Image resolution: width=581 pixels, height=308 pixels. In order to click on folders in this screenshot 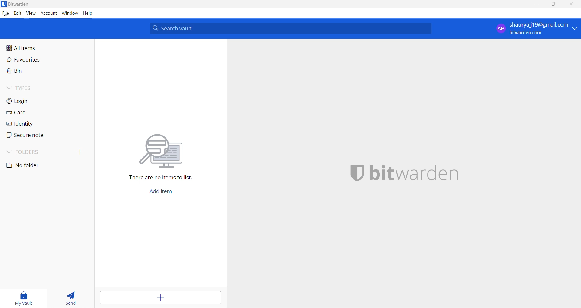, I will do `click(38, 152)`.